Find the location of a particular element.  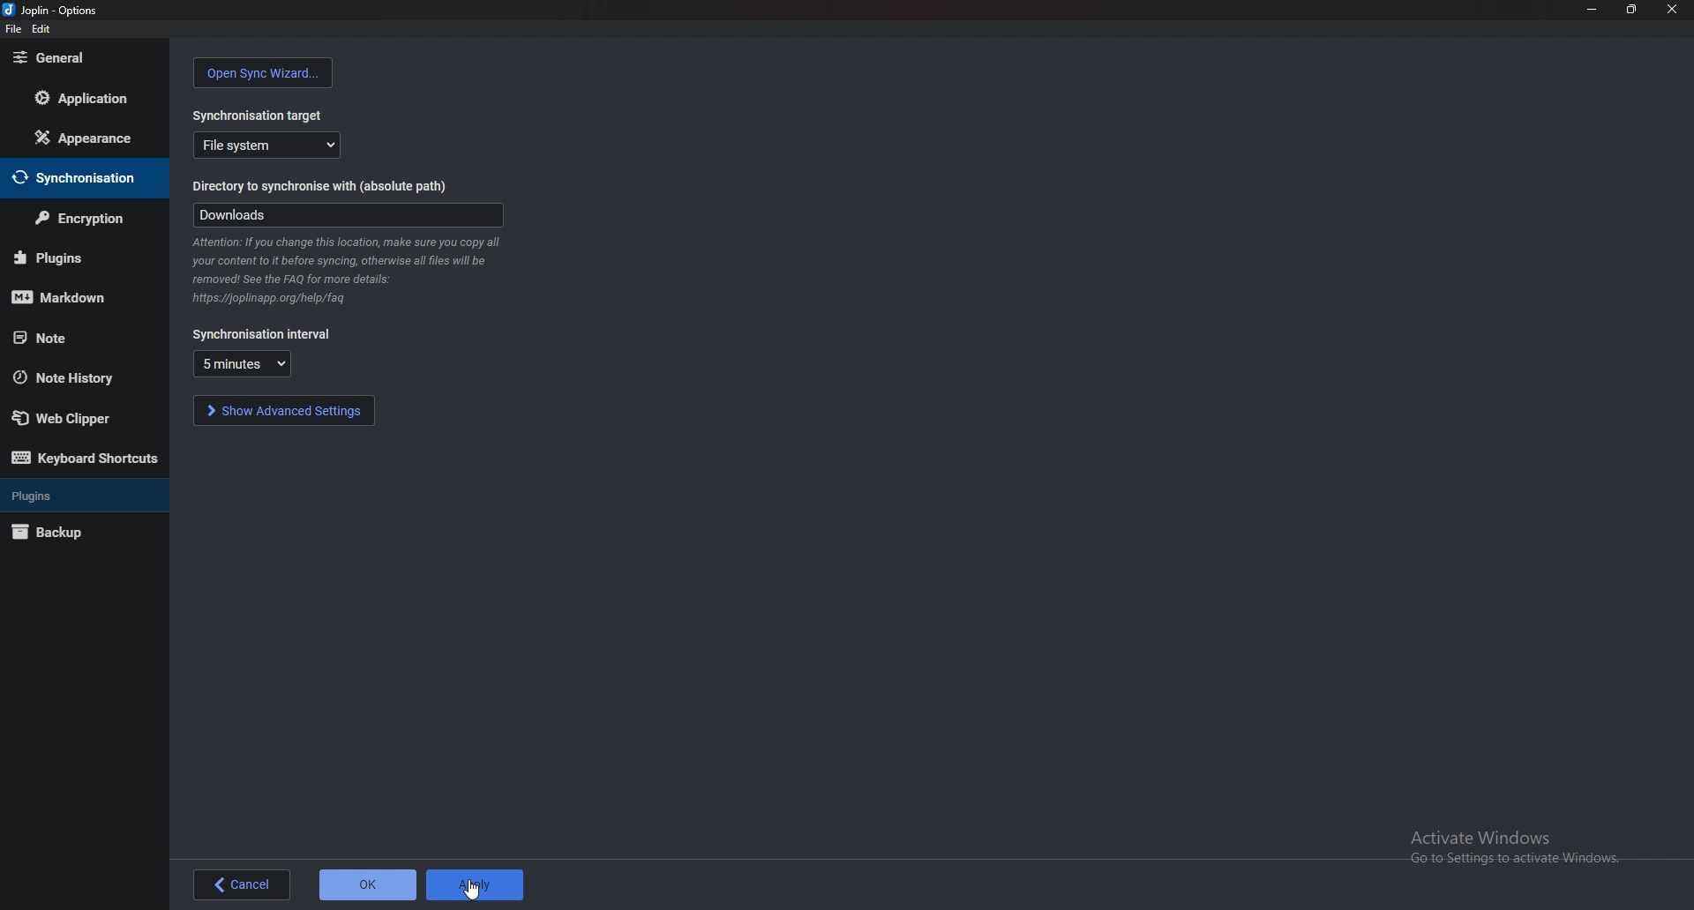

OK is located at coordinates (369, 884).